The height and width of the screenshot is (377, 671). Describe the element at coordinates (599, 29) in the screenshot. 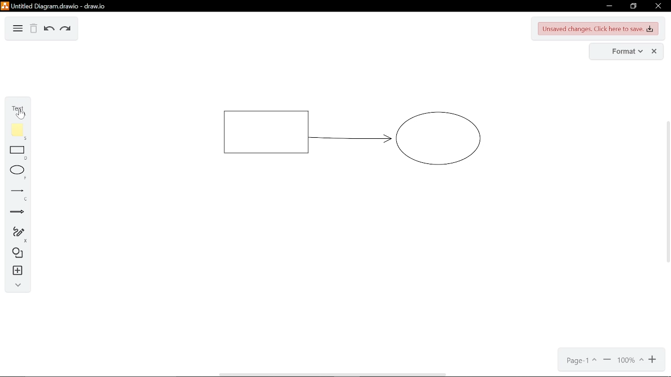

I see `unsaved changes. Click here to save` at that location.